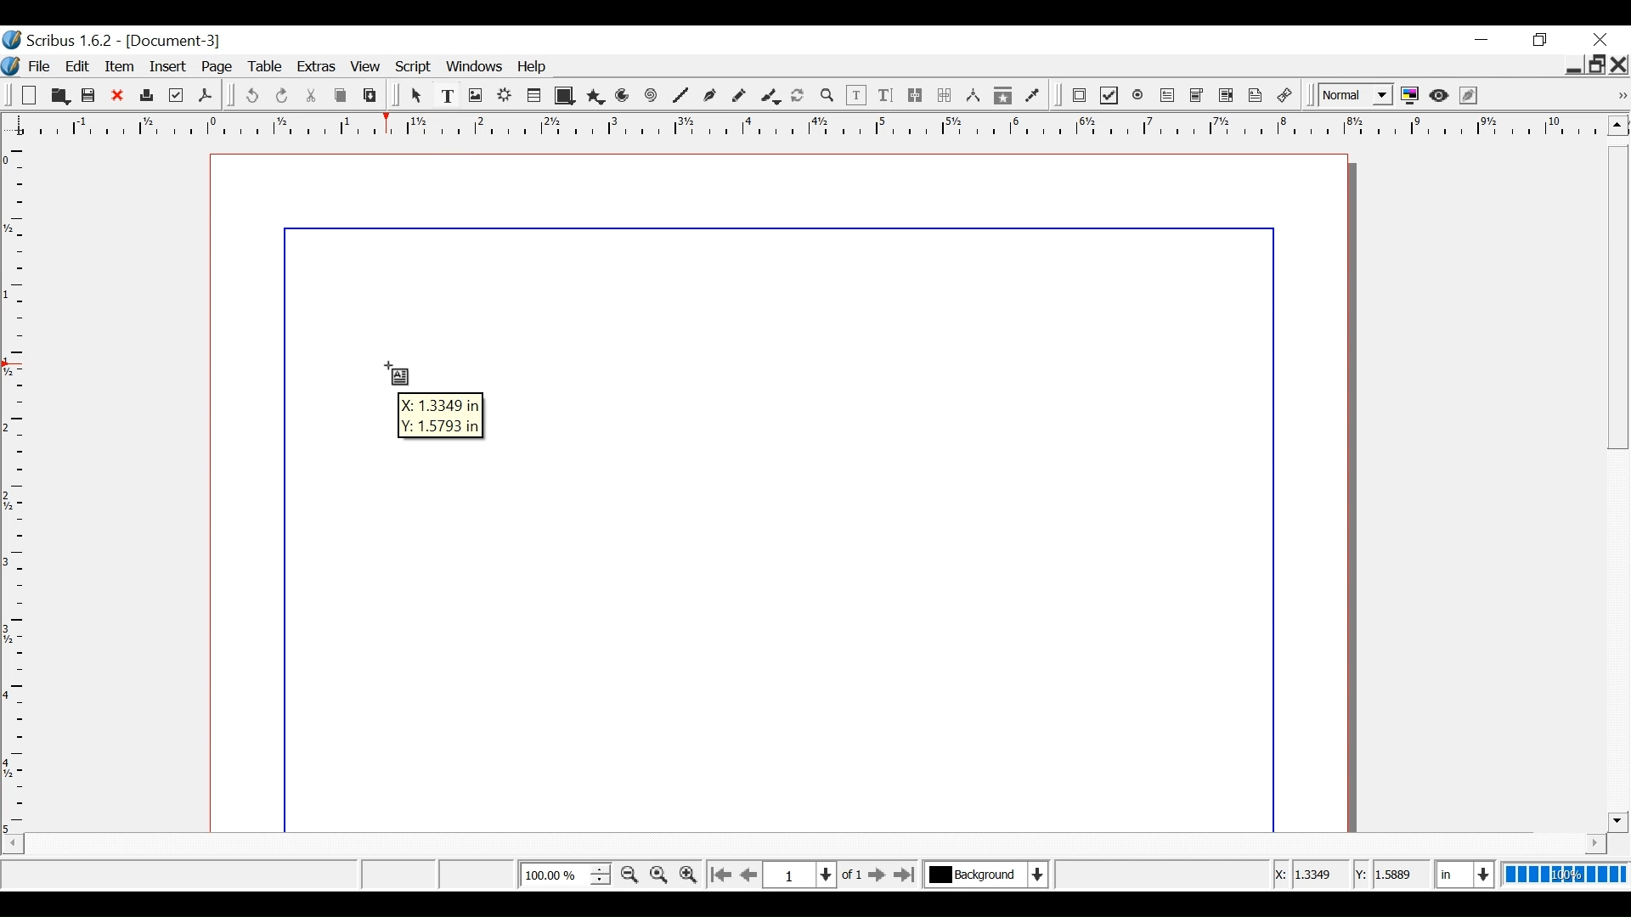 This screenshot has height=917, width=1631. I want to click on Logo, so click(11, 65).